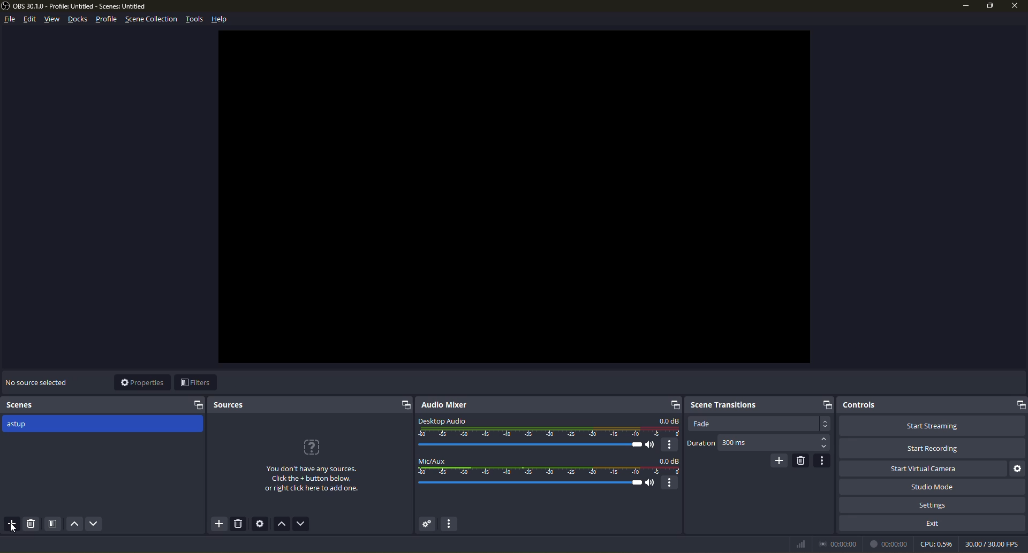  Describe the element at coordinates (427, 524) in the screenshot. I see `advanced audio properties` at that location.